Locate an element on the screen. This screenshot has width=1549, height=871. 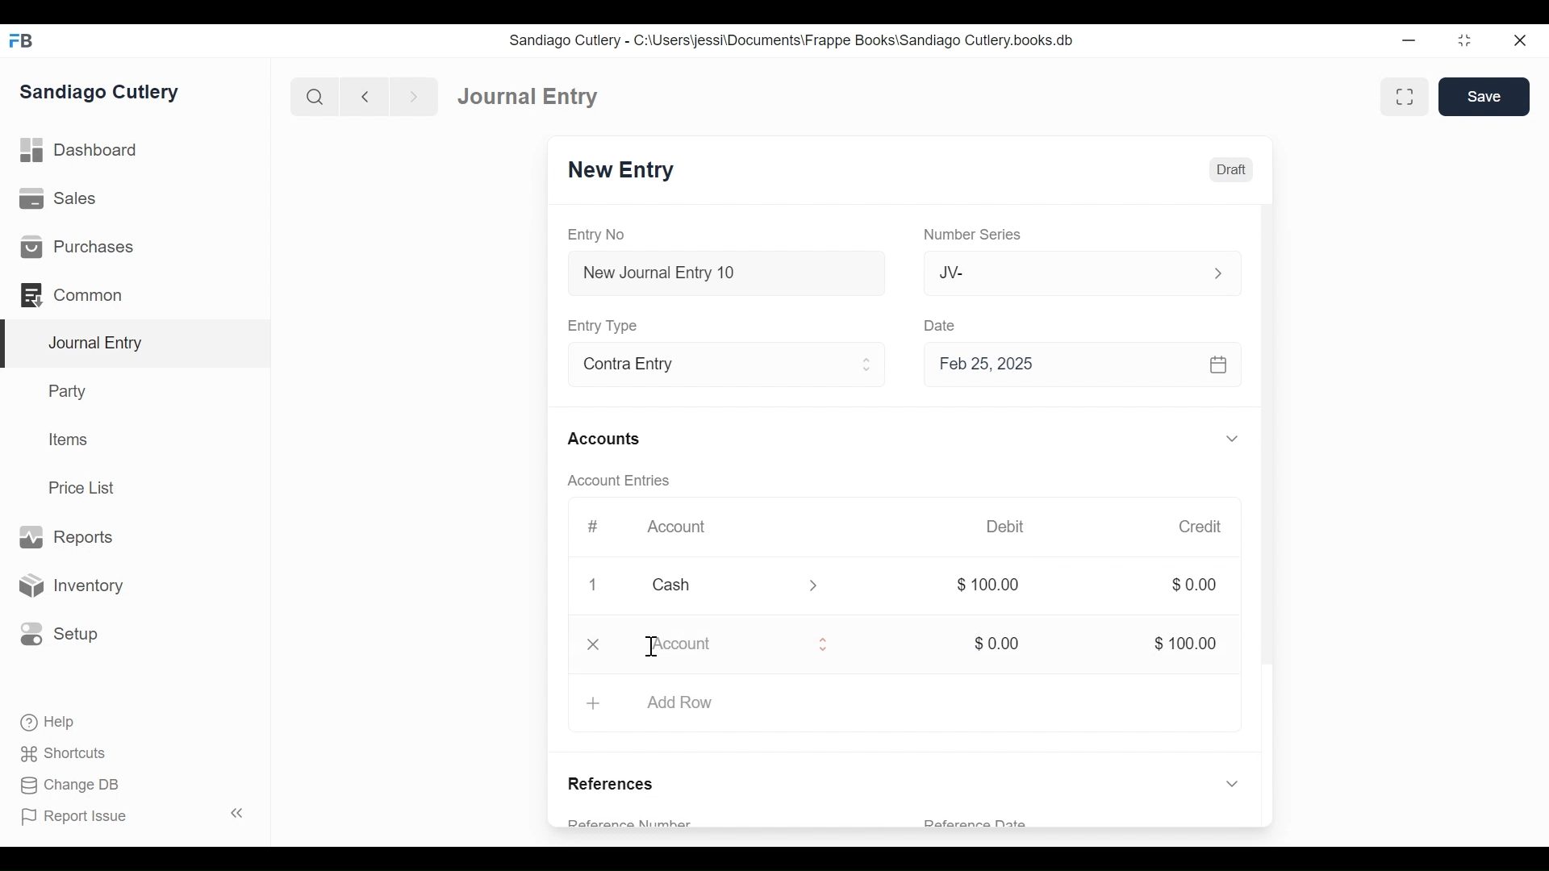
Expand is located at coordinates (824, 644).